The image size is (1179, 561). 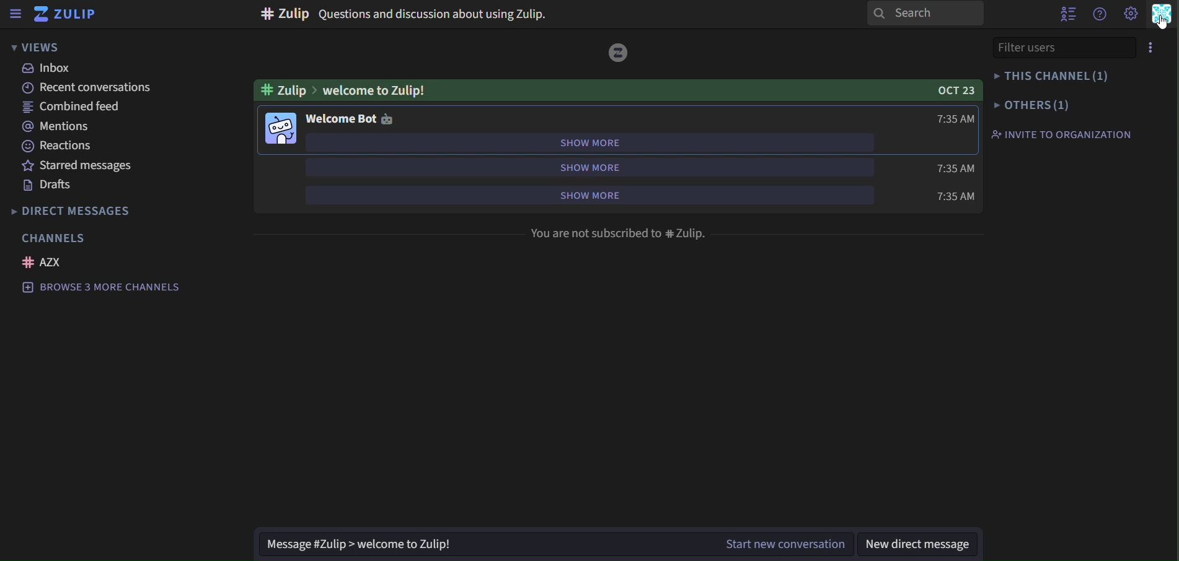 I want to click on inbox, so click(x=50, y=69).